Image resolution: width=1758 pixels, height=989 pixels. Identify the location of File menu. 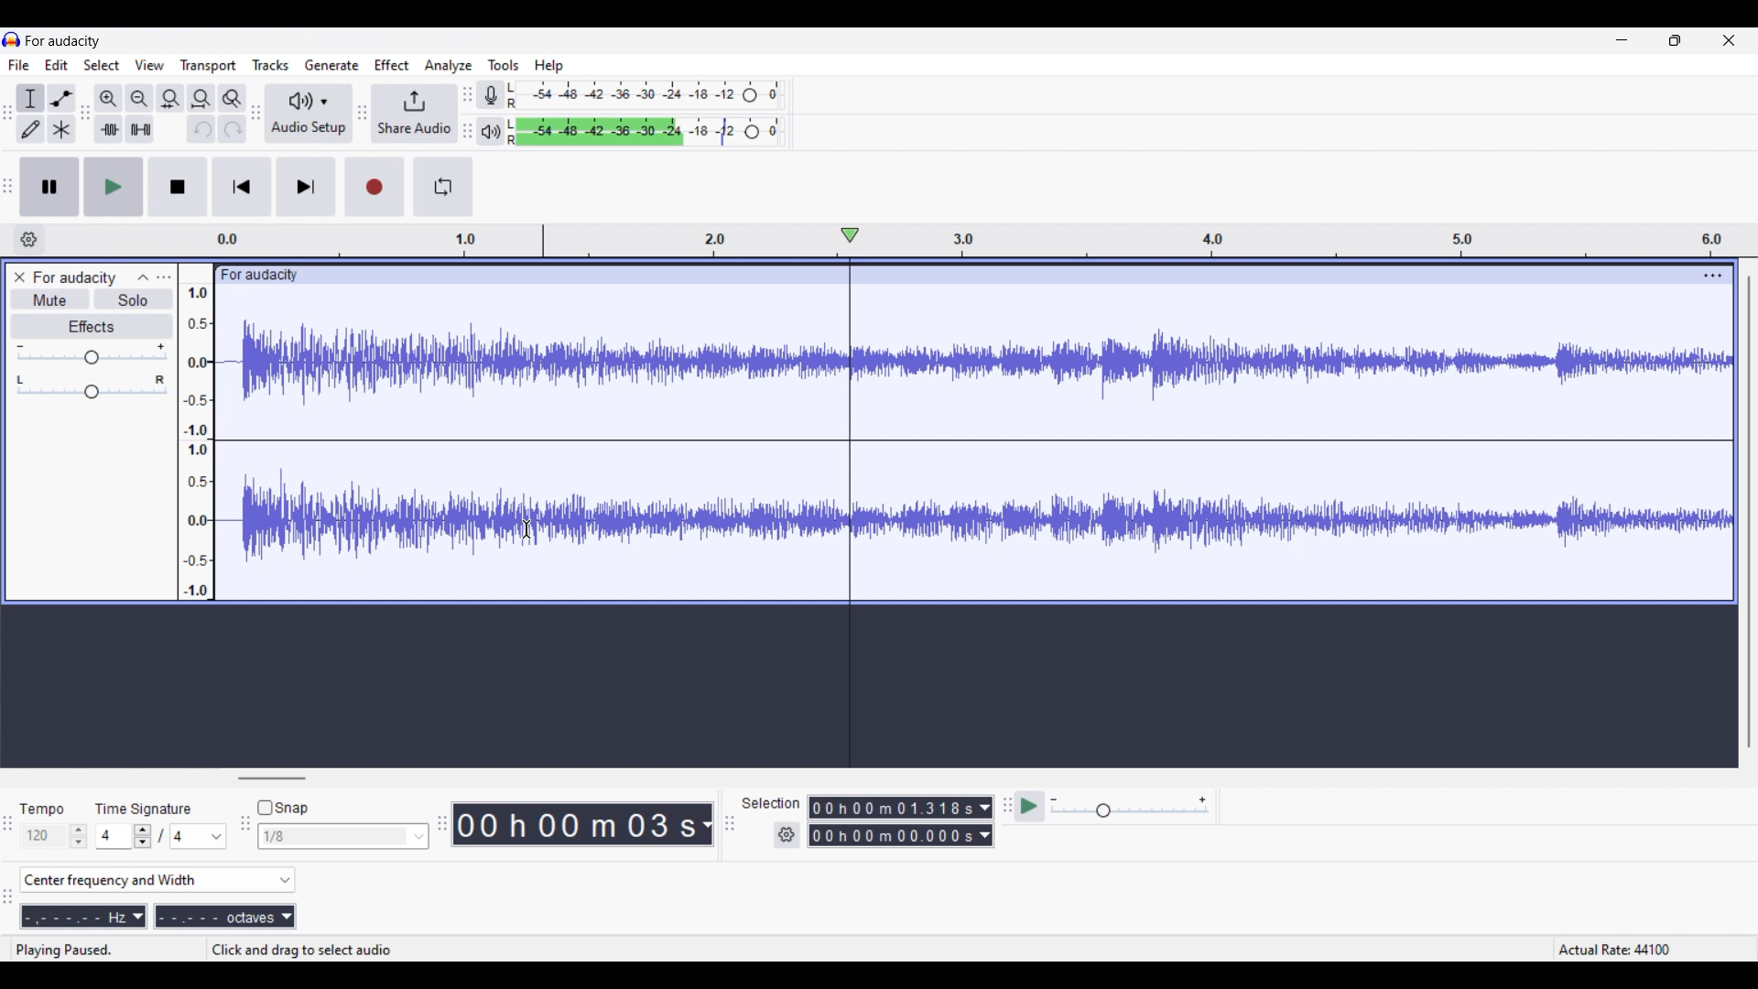
(19, 65).